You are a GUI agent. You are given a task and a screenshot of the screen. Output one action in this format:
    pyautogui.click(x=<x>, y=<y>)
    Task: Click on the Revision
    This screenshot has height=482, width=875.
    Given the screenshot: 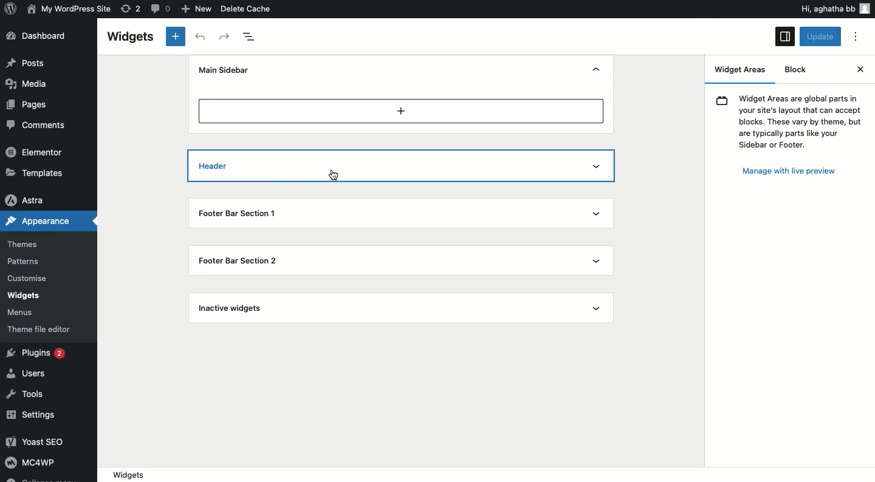 What is the action you would take?
    pyautogui.click(x=131, y=8)
    